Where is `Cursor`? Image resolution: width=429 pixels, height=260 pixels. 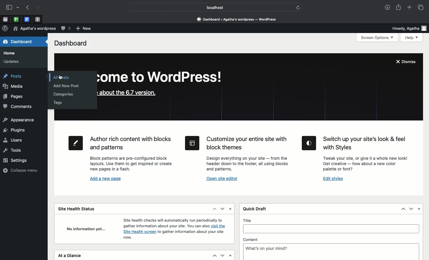
Cursor is located at coordinates (61, 77).